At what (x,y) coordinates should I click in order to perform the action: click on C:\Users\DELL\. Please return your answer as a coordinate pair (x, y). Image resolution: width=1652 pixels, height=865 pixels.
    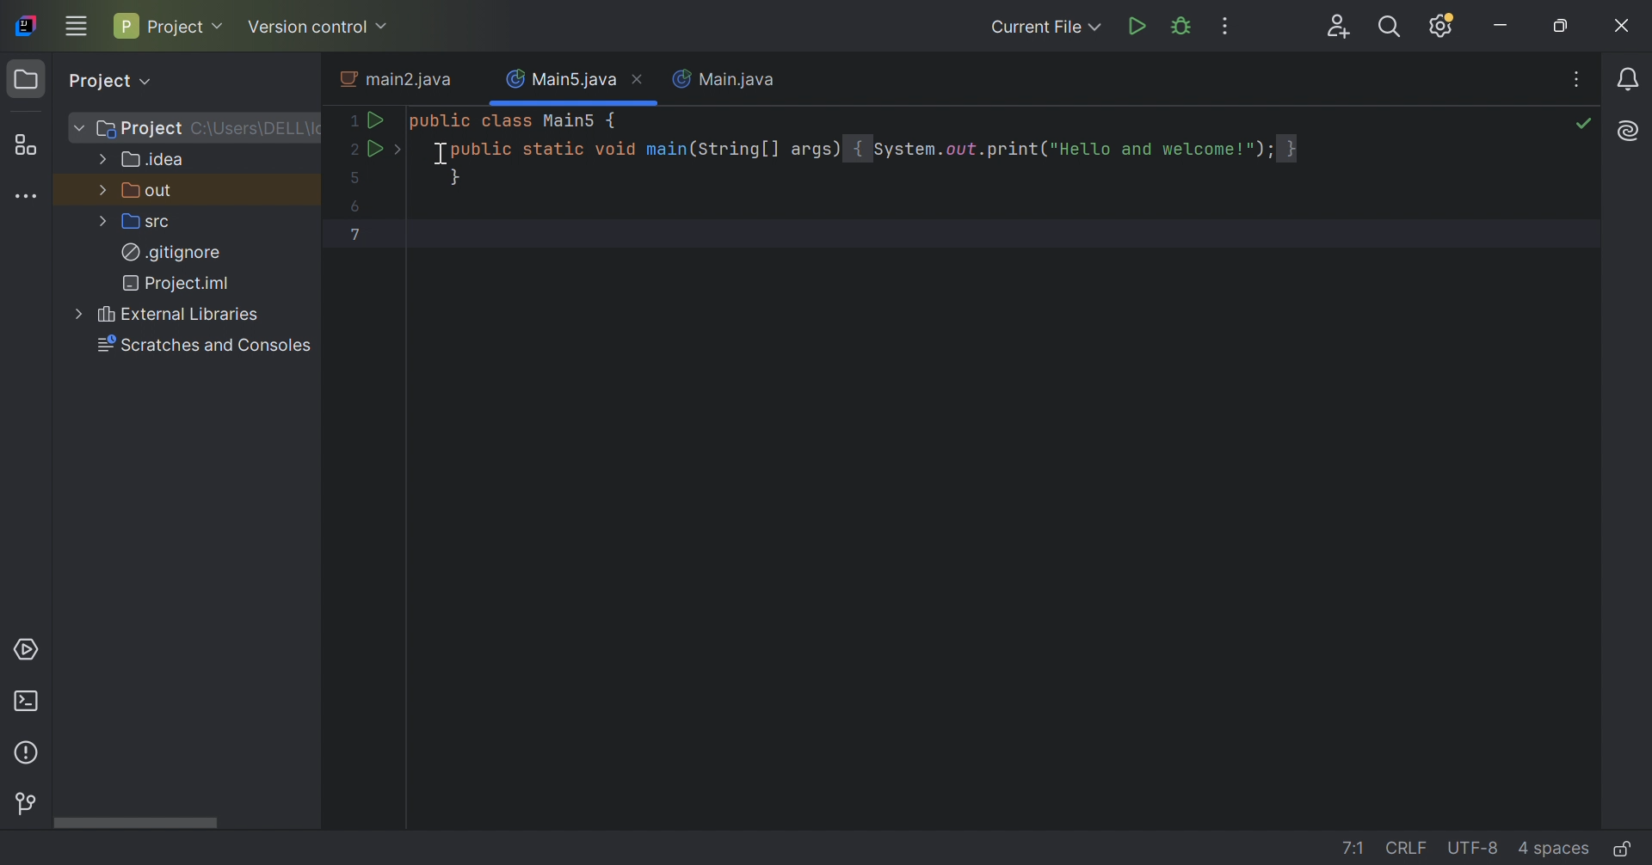
    Looking at the image, I should click on (256, 128).